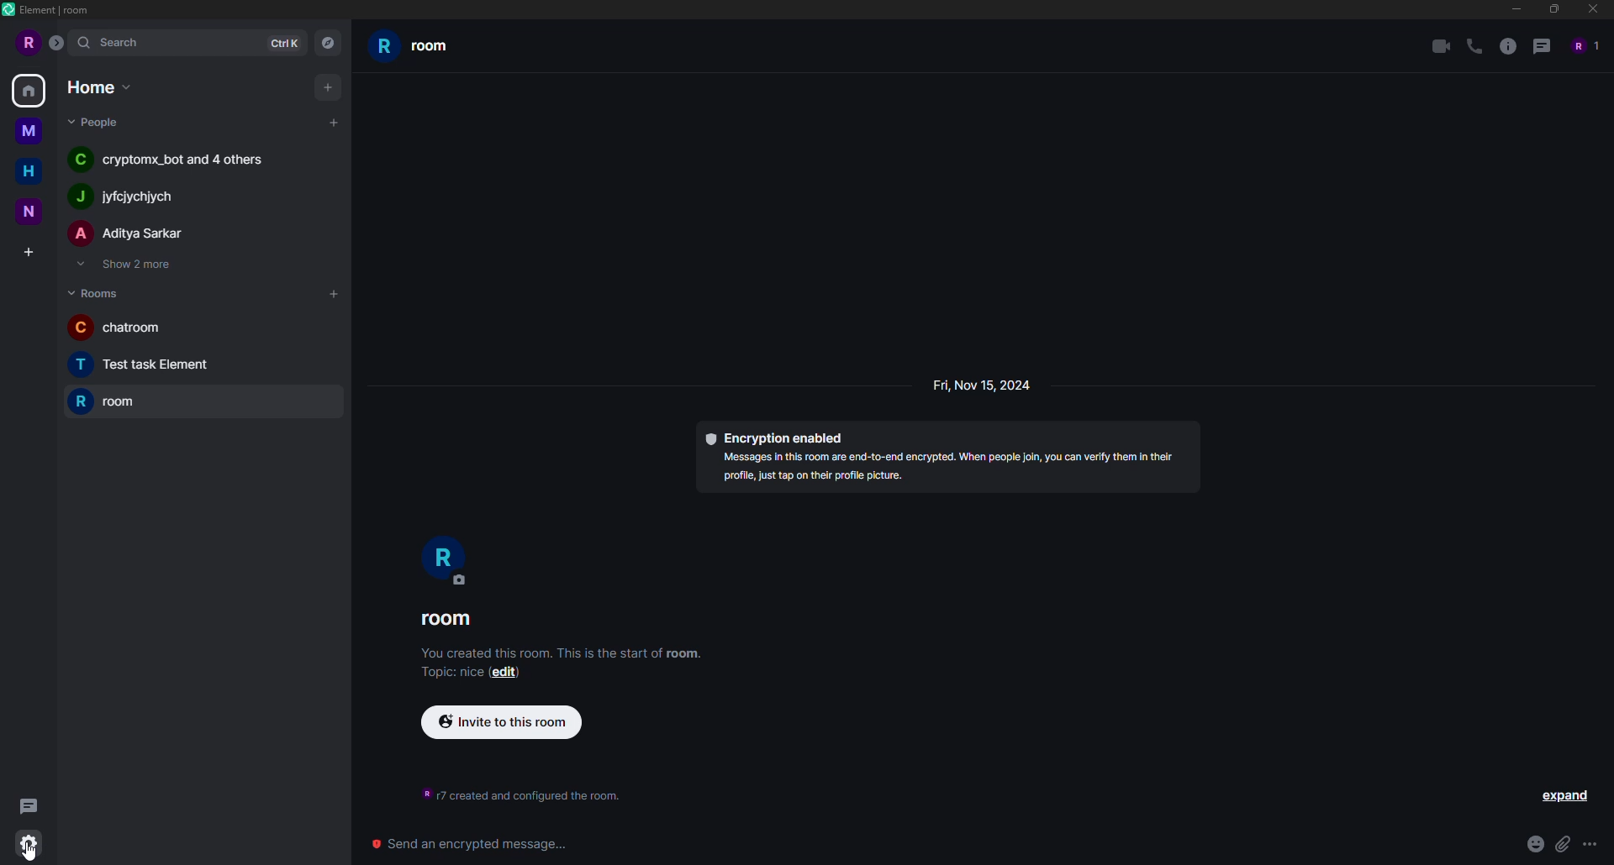 The width and height of the screenshot is (1614, 865). I want to click on rooms, so click(94, 291).